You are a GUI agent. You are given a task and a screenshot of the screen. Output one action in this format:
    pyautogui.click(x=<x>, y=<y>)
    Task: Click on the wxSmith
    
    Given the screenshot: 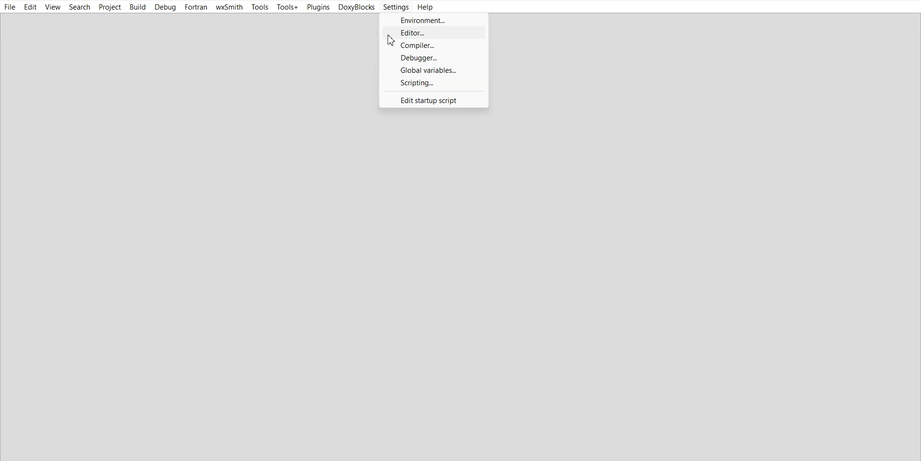 What is the action you would take?
    pyautogui.click(x=229, y=7)
    